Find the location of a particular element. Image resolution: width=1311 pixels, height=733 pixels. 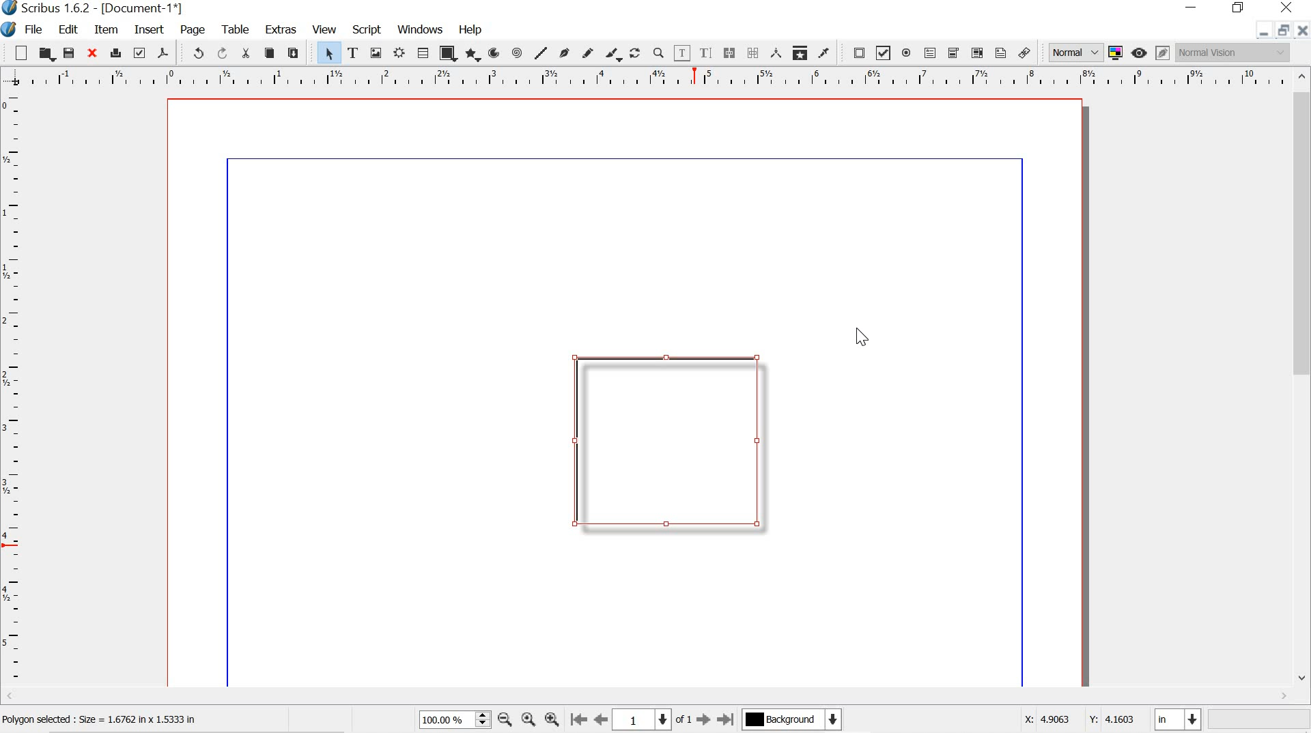

100.00% is located at coordinates (441, 722).